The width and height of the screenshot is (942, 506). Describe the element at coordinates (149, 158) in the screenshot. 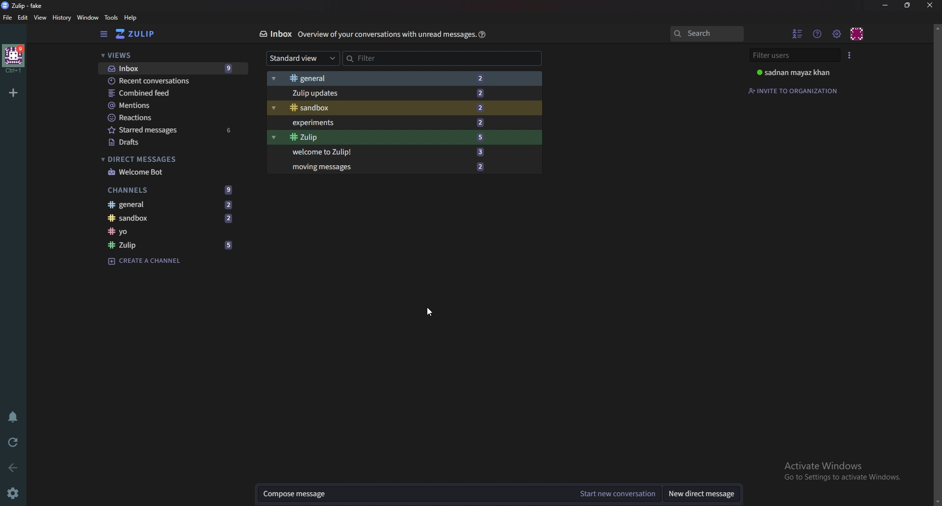

I see `Direct messages` at that location.